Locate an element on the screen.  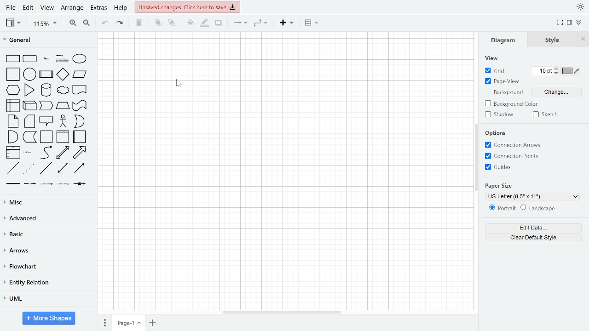
add page is located at coordinates (152, 322).